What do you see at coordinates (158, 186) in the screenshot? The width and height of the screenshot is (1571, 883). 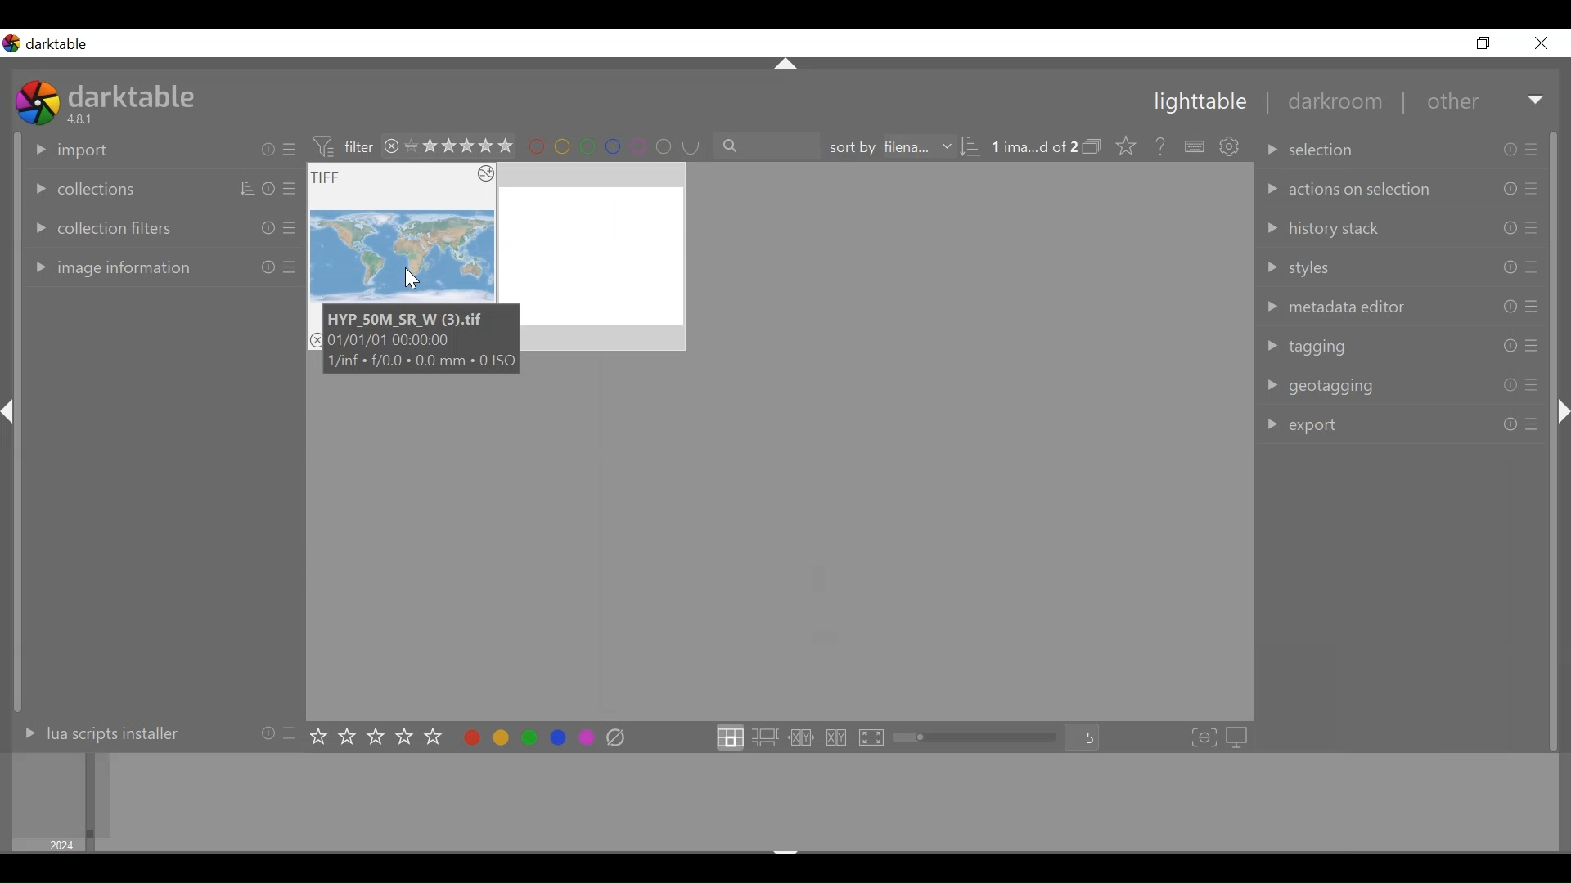 I see `Collection` at bounding box center [158, 186].